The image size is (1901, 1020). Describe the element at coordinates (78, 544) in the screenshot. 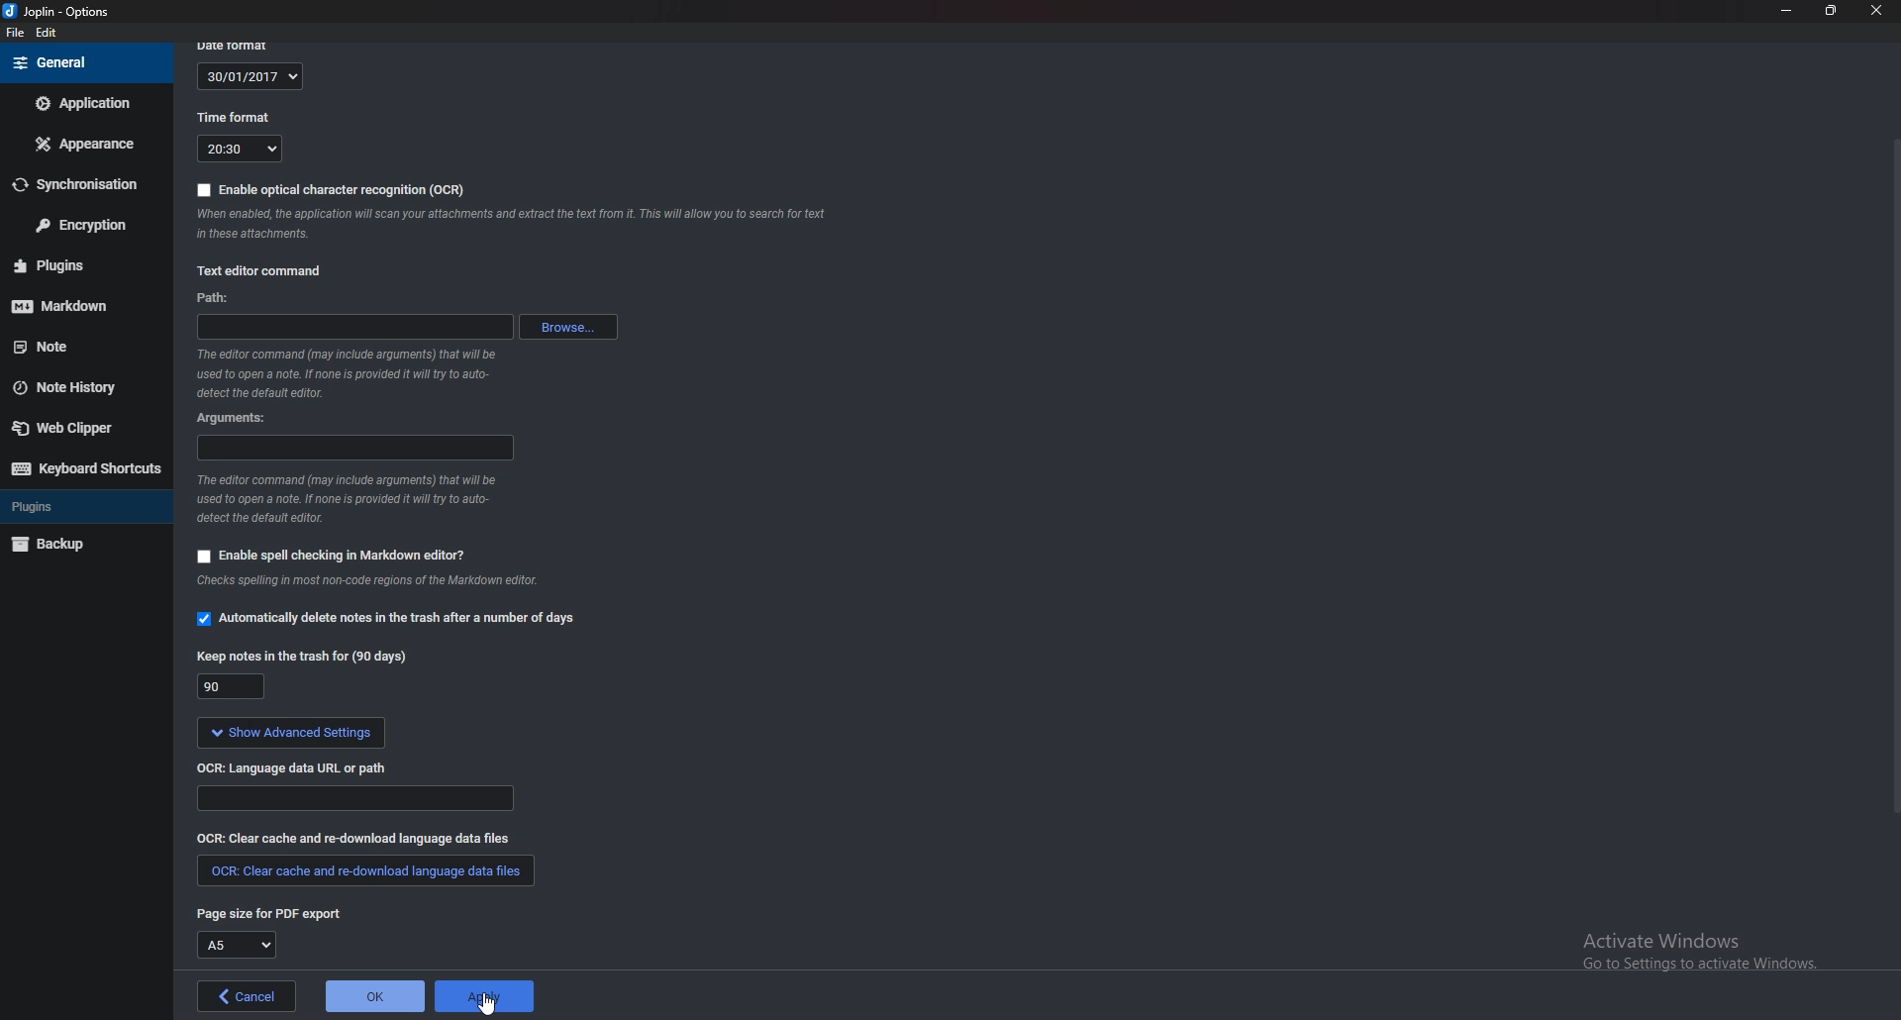

I see `Back up` at that location.